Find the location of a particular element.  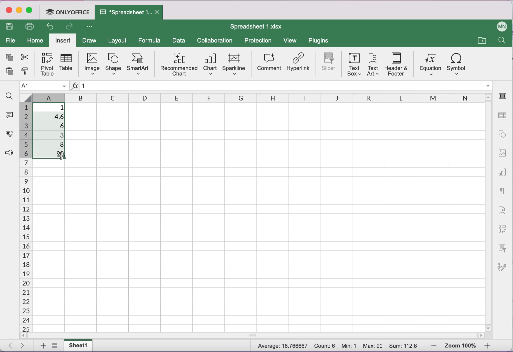

close is located at coordinates (9, 12).